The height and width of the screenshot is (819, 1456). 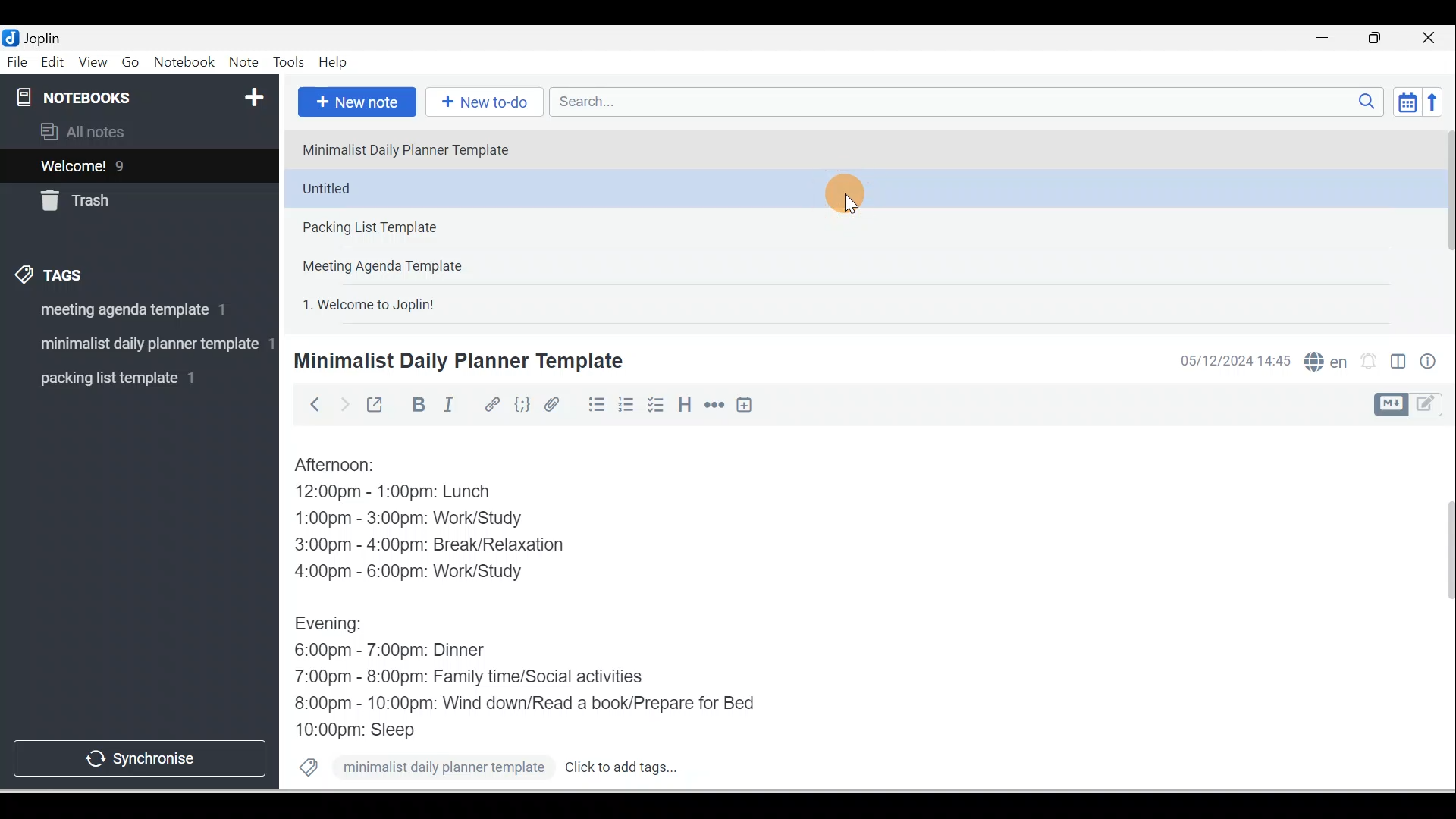 What do you see at coordinates (462, 547) in the screenshot?
I see `3:00pm - 4:00pm: Break/Relaxation` at bounding box center [462, 547].